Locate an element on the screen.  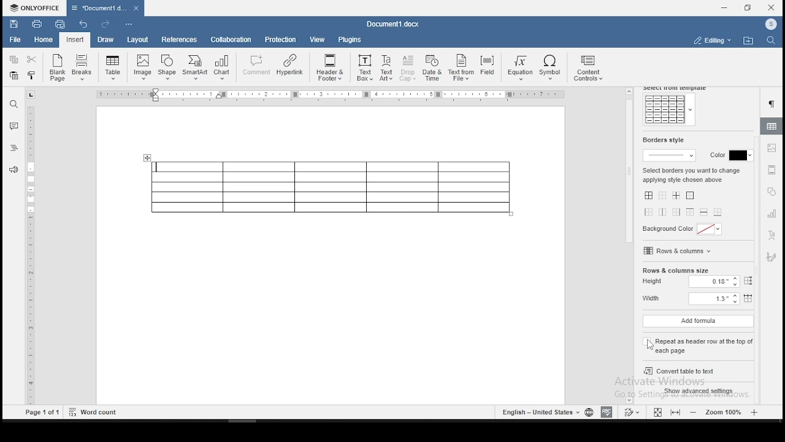
inner horizontal lines only is located at coordinates (703, 213).